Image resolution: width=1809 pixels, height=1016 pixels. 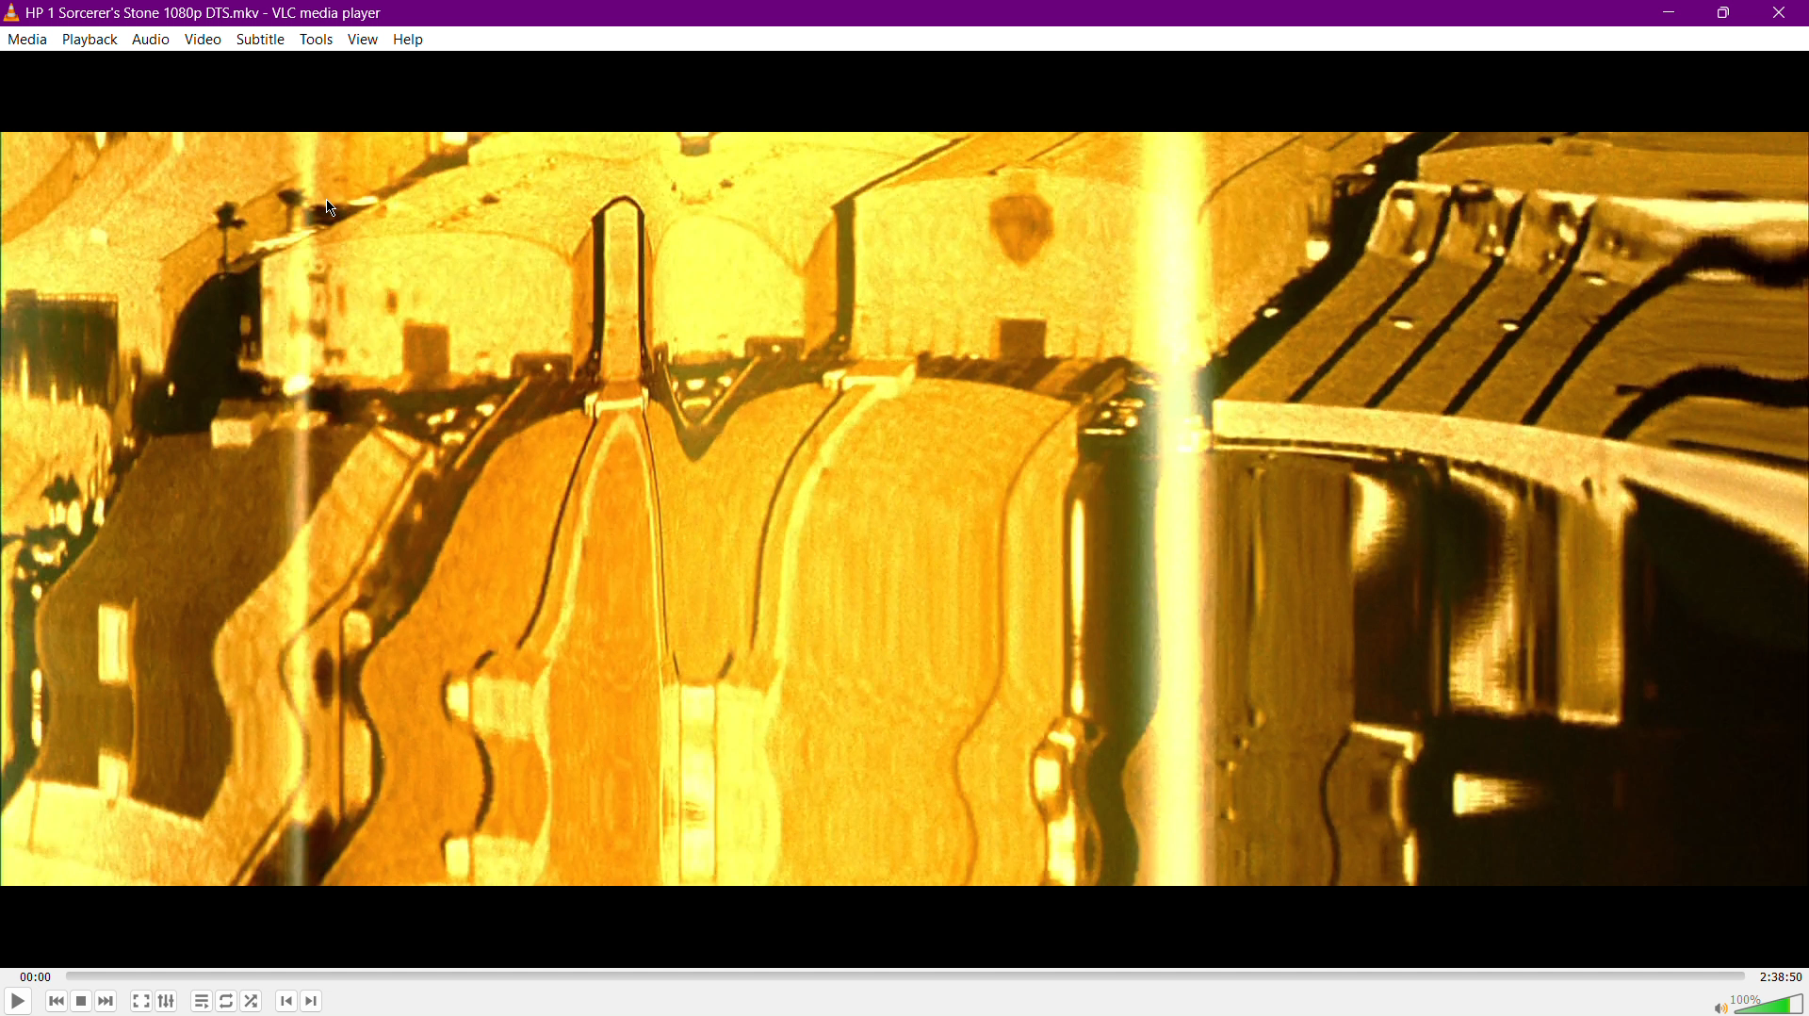 I want to click on HP | Sorcerrer's Stone 1080p DTS.mkv - VLC media player, so click(x=200, y=11).